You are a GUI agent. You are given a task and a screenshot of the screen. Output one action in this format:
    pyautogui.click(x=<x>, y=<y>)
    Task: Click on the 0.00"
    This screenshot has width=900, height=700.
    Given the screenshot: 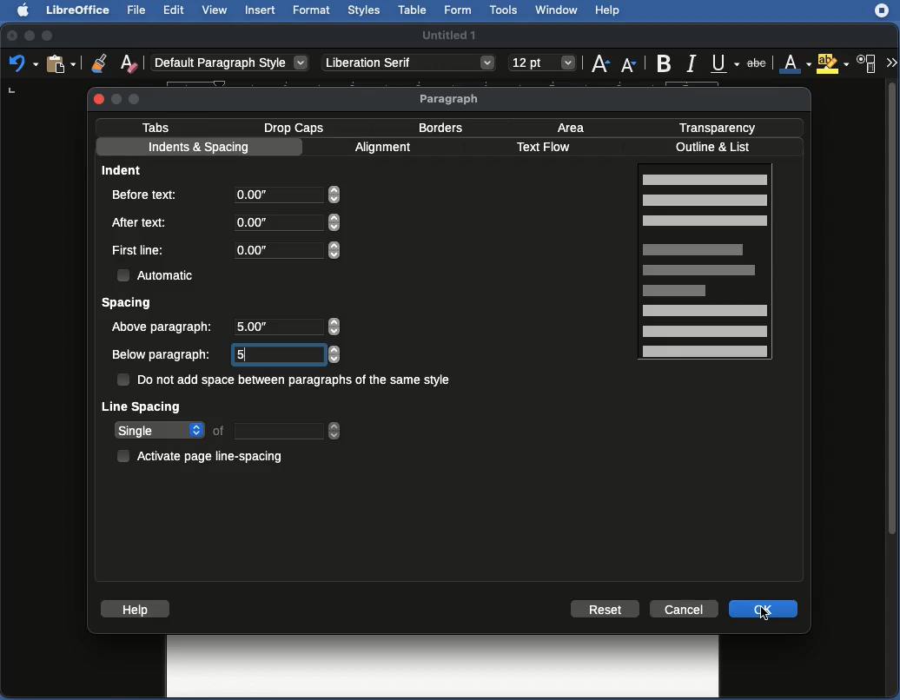 What is the action you would take?
    pyautogui.click(x=286, y=249)
    